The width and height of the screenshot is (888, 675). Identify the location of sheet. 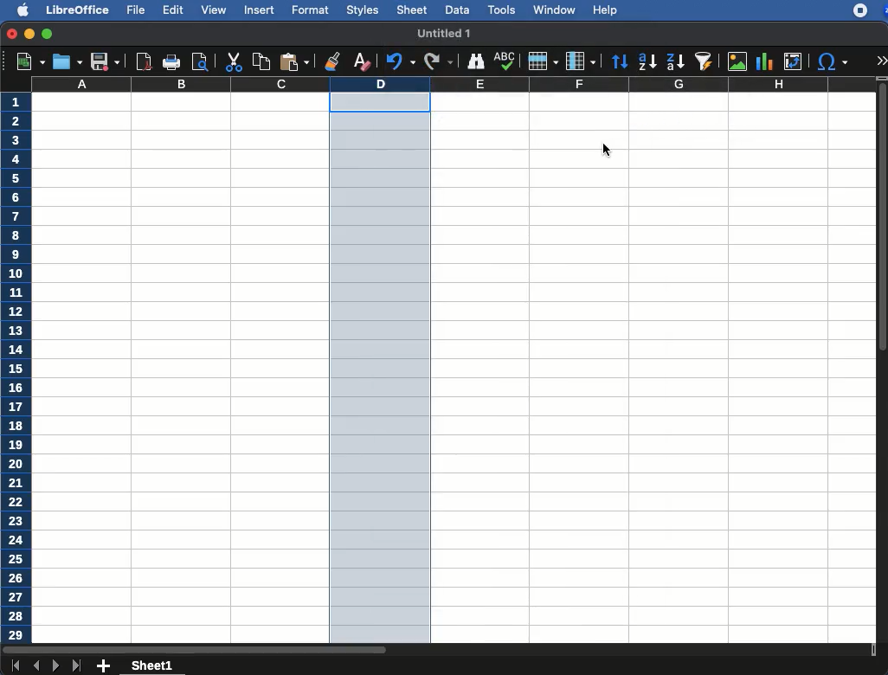
(411, 10).